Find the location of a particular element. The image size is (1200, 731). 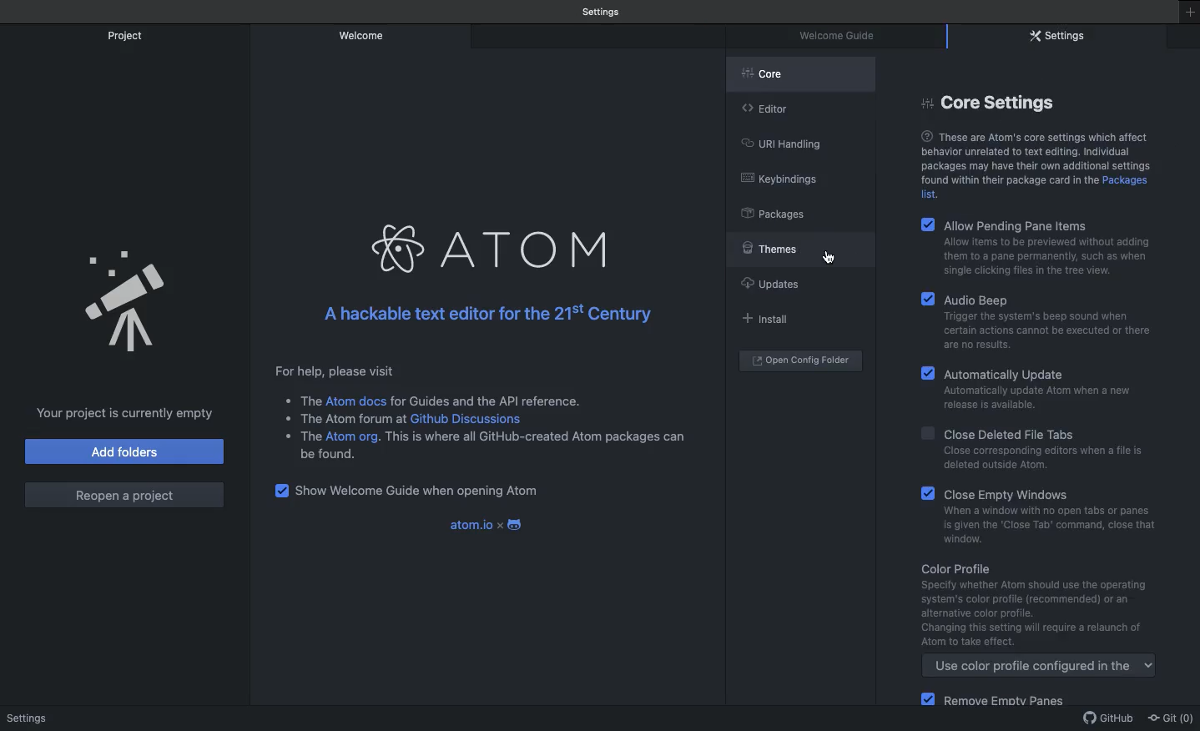

Install is located at coordinates (770, 318).